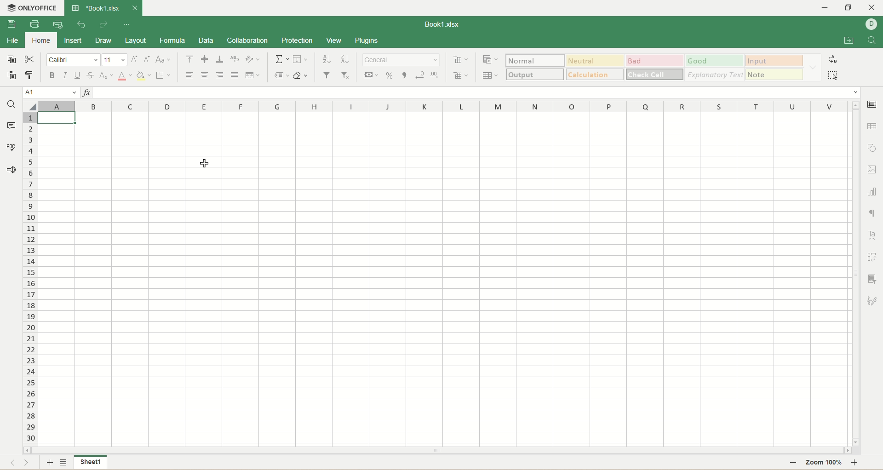 The image size is (883, 470). What do you see at coordinates (206, 40) in the screenshot?
I see `data` at bounding box center [206, 40].